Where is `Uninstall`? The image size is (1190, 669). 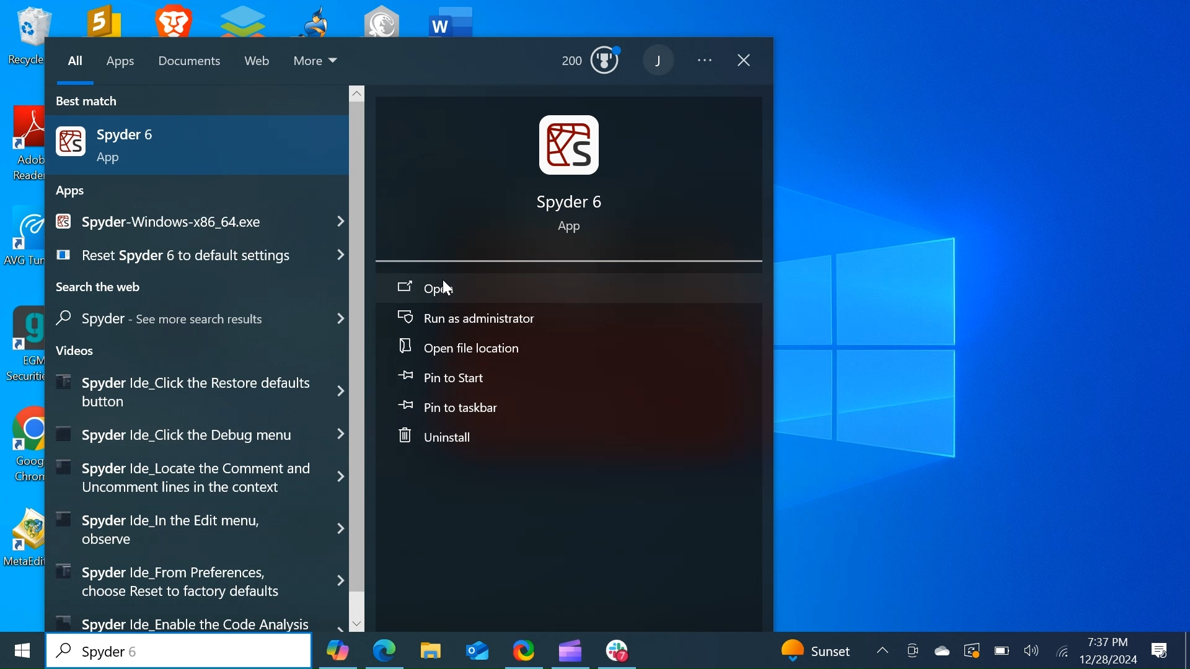
Uninstall is located at coordinates (570, 436).